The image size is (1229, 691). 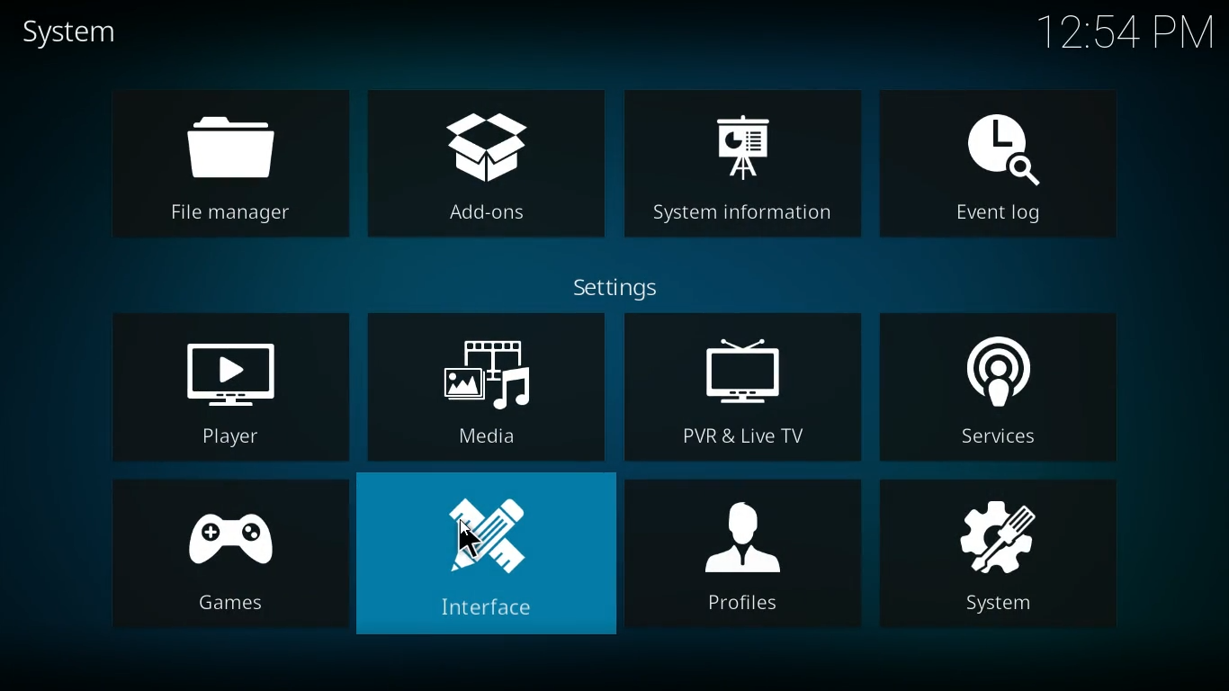 What do you see at coordinates (1011, 161) in the screenshot?
I see `event log` at bounding box center [1011, 161].